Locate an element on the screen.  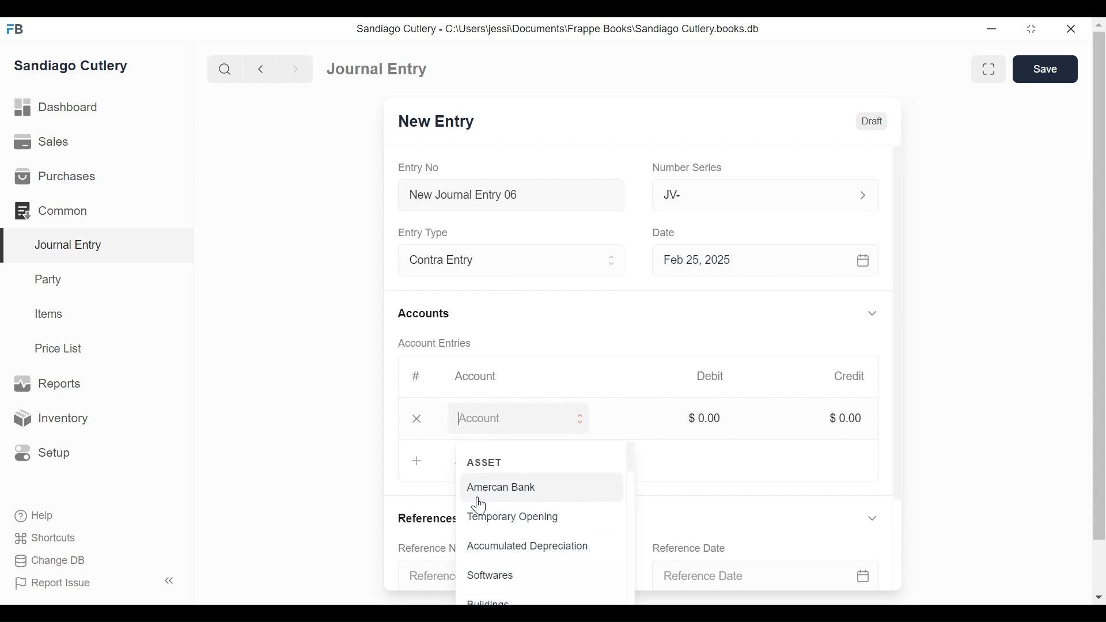
Save is located at coordinates (1047, 69).